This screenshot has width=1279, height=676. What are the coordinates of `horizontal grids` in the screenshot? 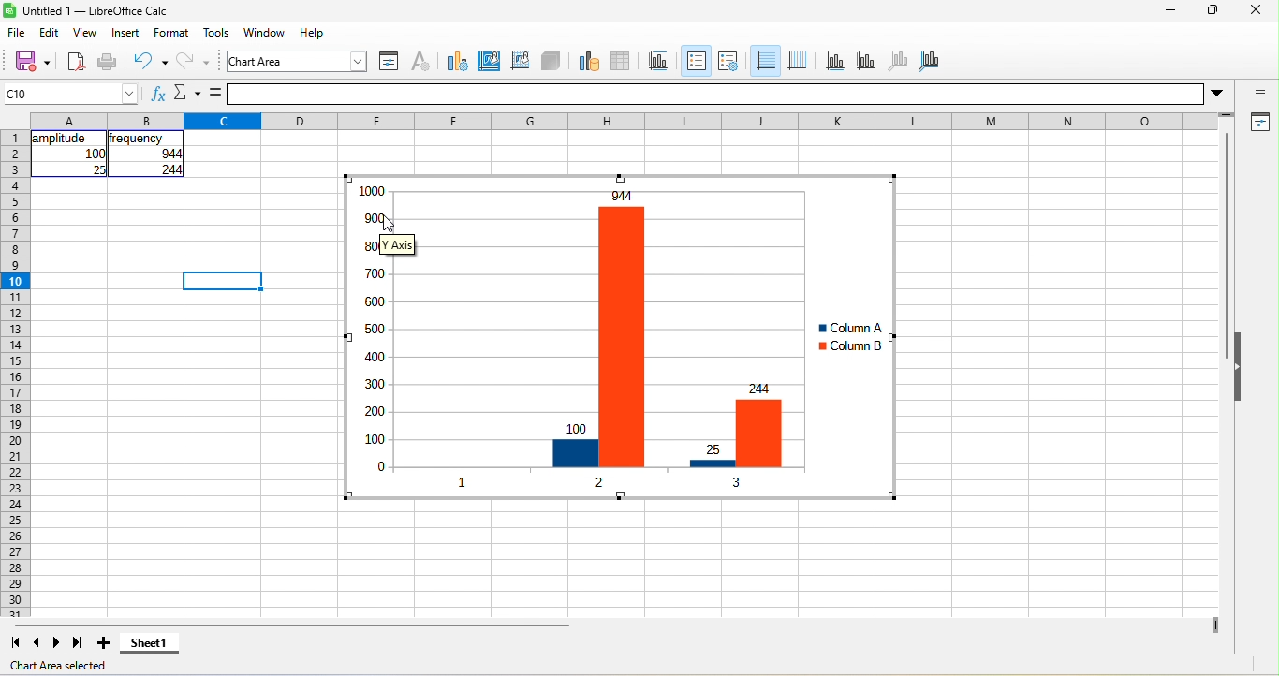 It's located at (764, 62).